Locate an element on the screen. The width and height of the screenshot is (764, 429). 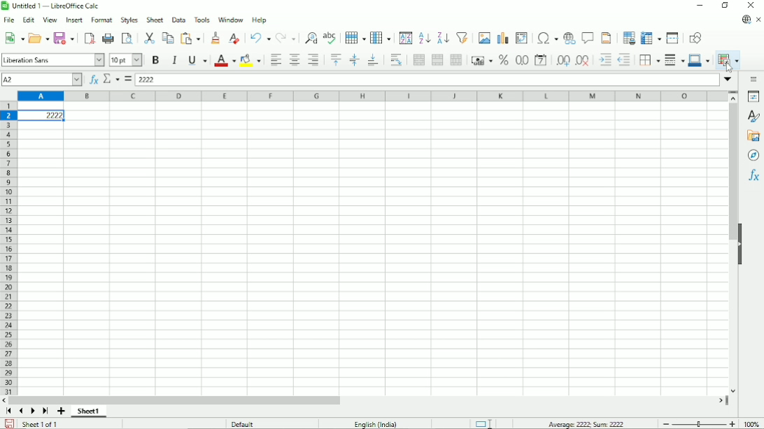
Split window is located at coordinates (672, 38).